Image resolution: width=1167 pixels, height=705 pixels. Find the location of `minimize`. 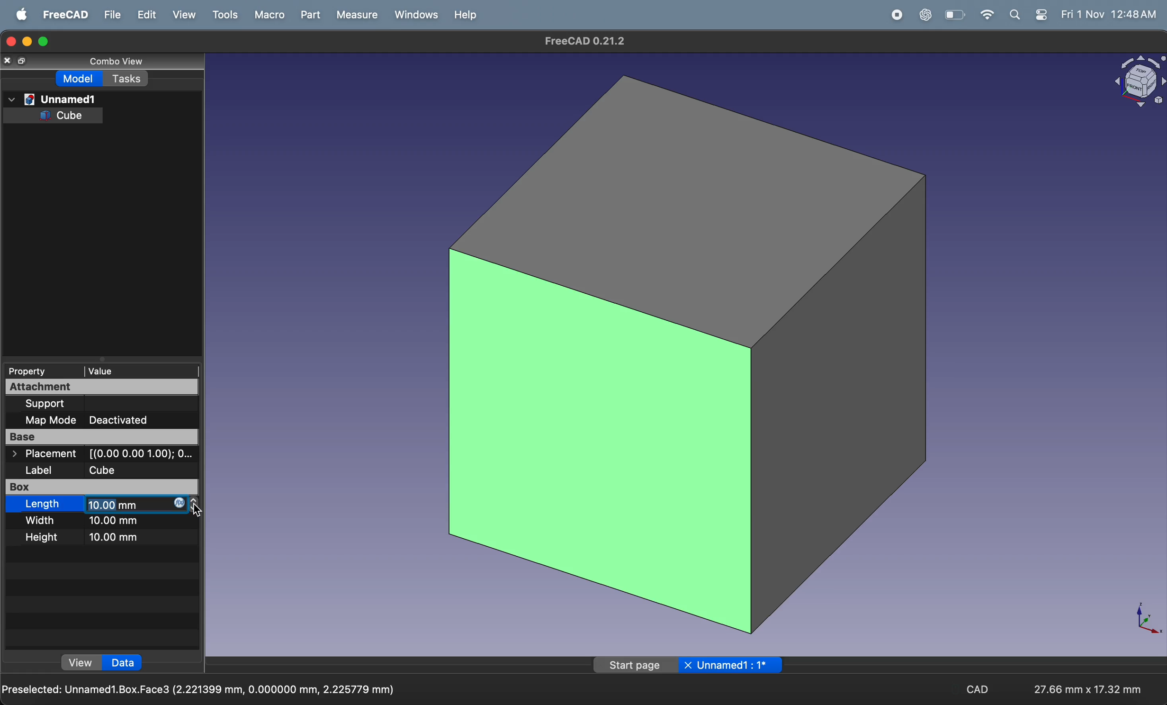

minimize is located at coordinates (29, 41).